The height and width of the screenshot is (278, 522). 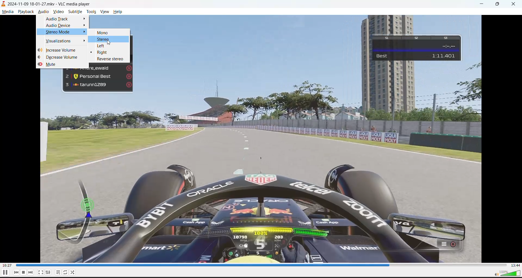 What do you see at coordinates (507, 274) in the screenshot?
I see `volume` at bounding box center [507, 274].